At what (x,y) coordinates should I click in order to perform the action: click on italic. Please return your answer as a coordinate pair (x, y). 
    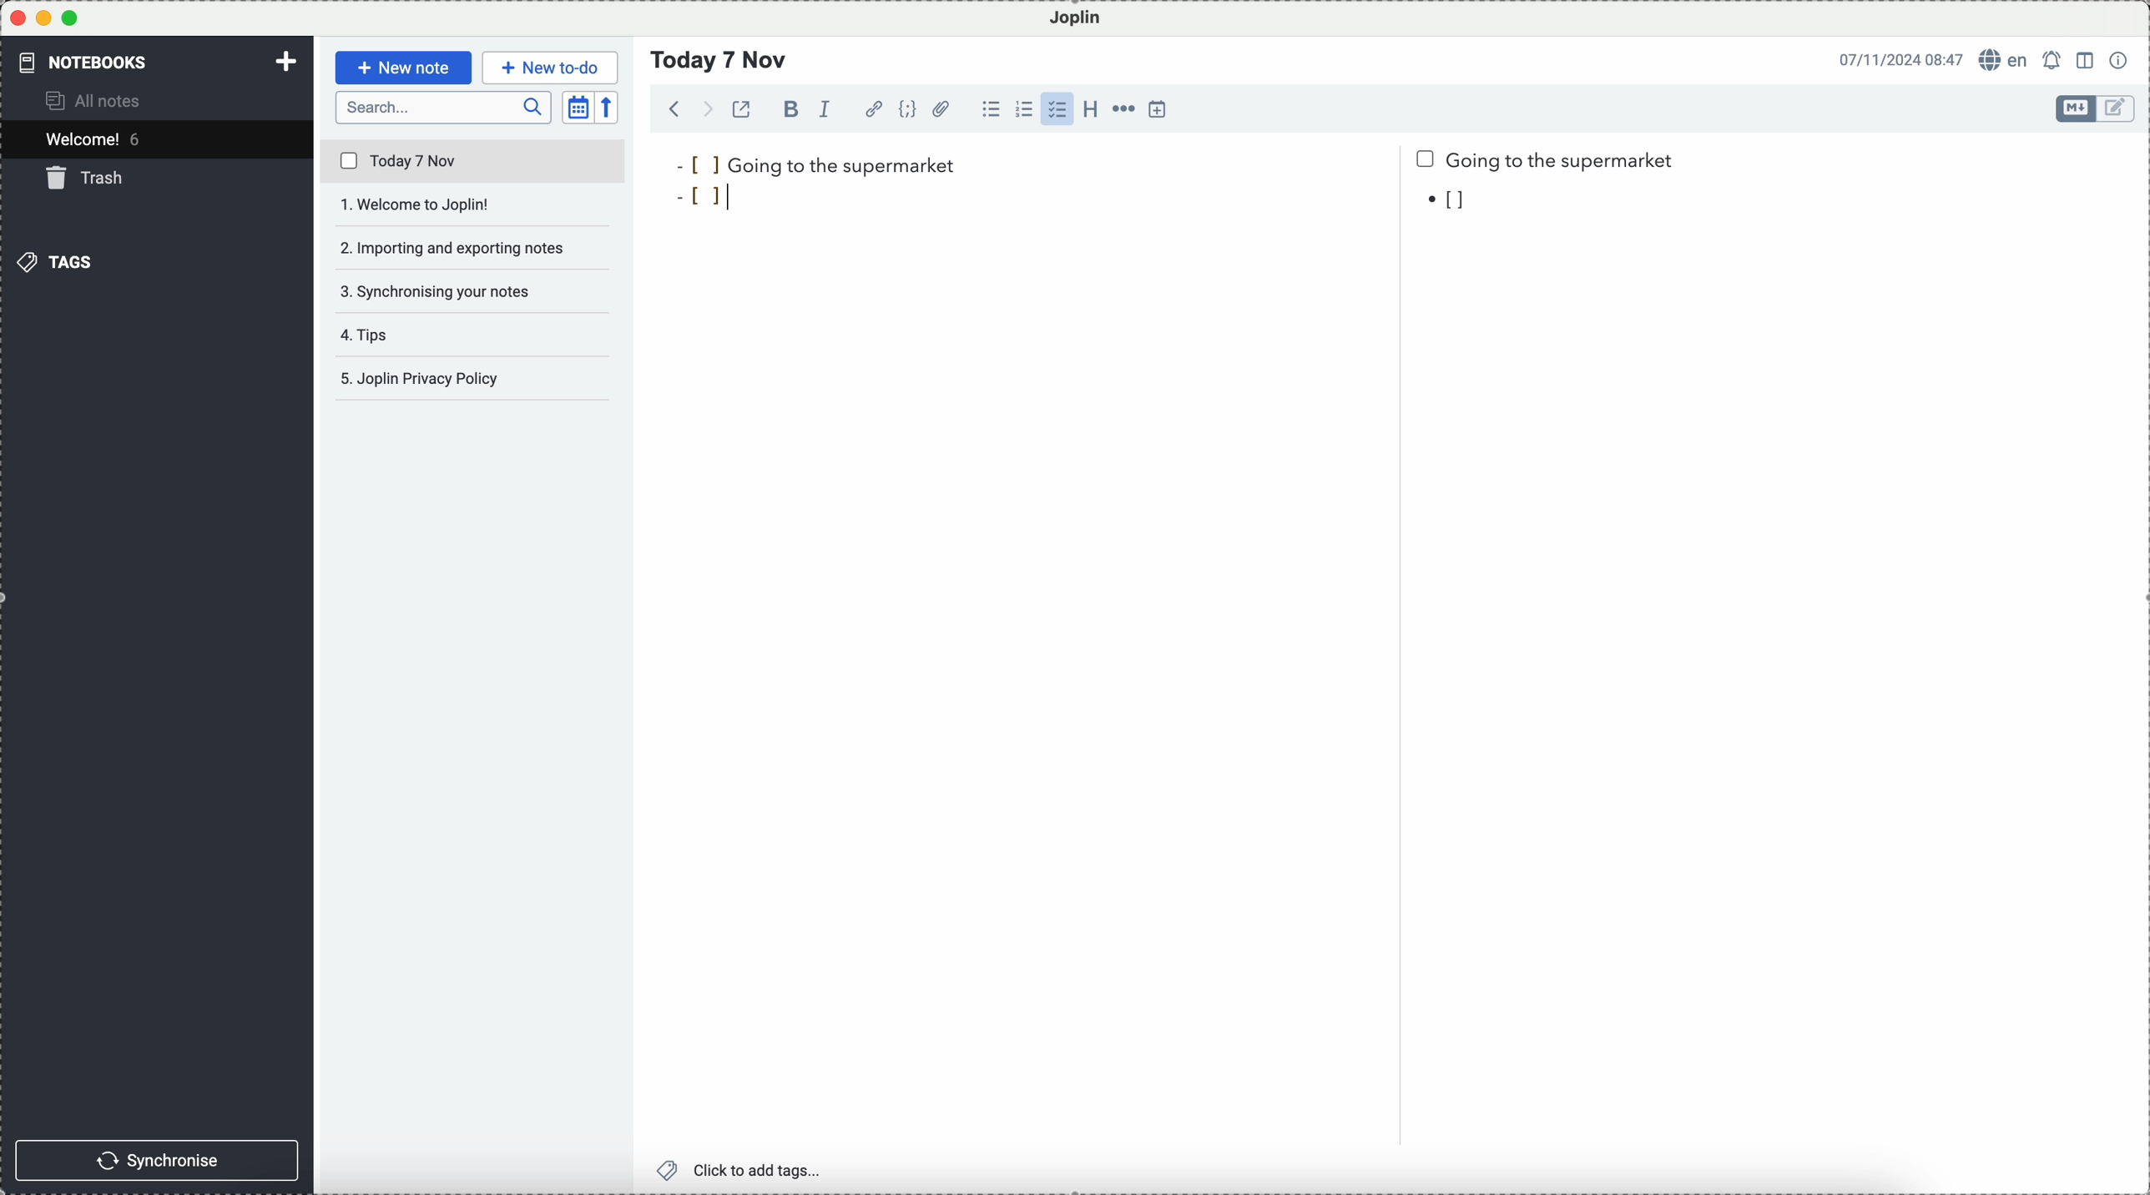
    Looking at the image, I should click on (825, 109).